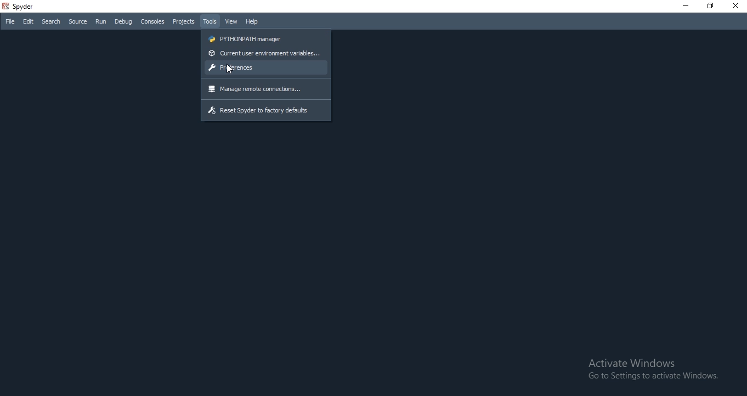 The width and height of the screenshot is (747, 396). I want to click on preferences, so click(265, 69).